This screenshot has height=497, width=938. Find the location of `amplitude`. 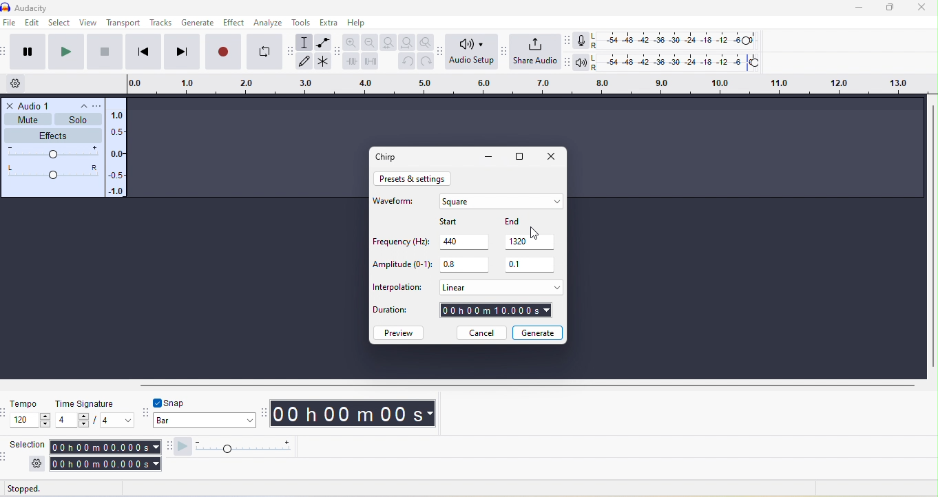

amplitude is located at coordinates (118, 154).